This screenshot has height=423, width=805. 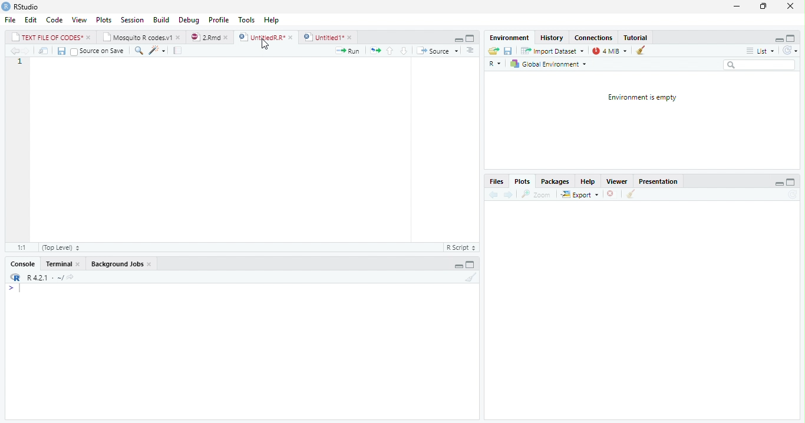 I want to click on Presentation, so click(x=661, y=181).